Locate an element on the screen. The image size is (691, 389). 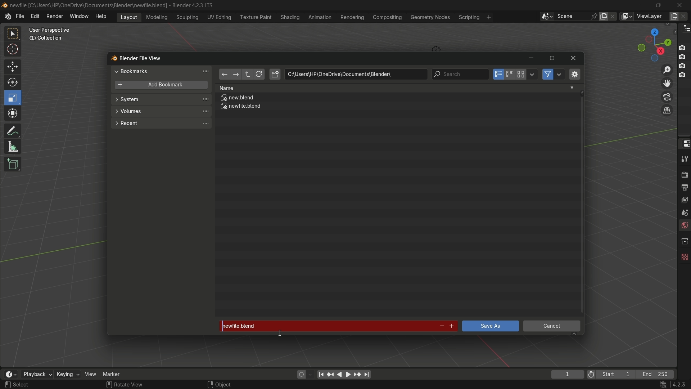
new scene is located at coordinates (605, 16).